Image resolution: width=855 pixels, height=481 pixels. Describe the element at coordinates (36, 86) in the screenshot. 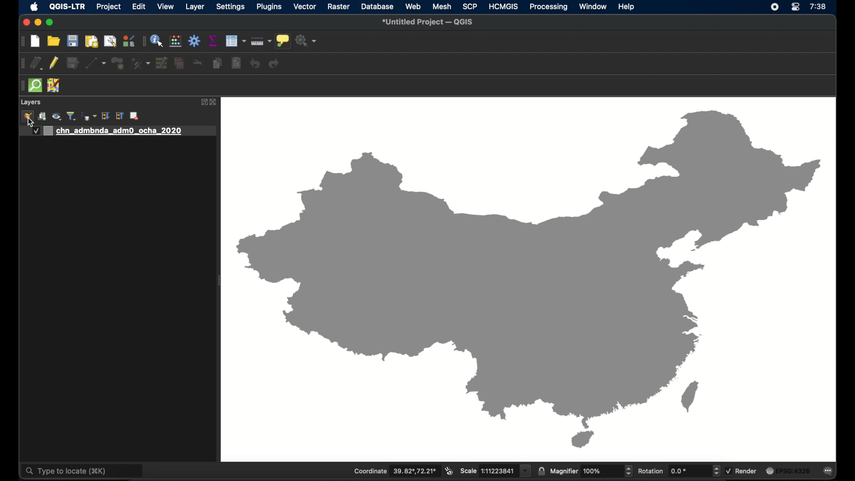

I see `quick osm` at that location.